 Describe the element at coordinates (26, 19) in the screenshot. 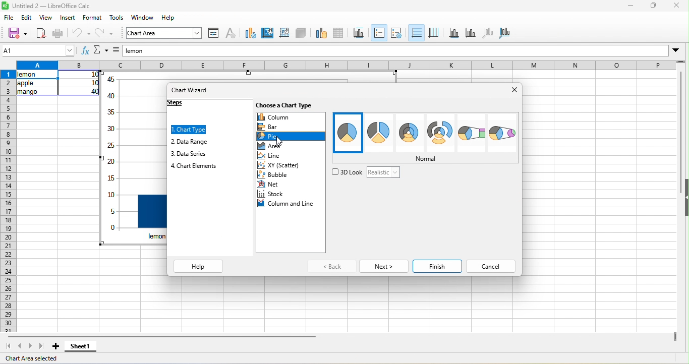

I see `edit` at that location.